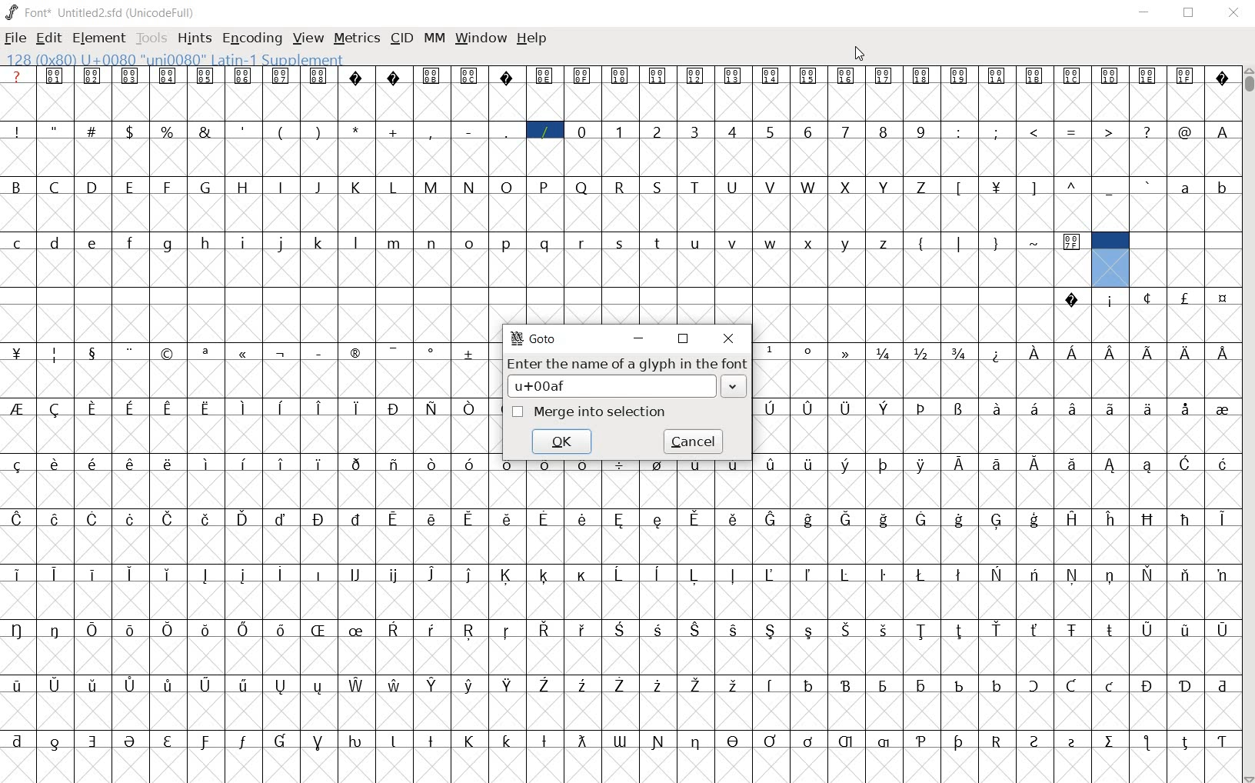 The image size is (1255, 783). I want to click on Symbol, so click(922, 352).